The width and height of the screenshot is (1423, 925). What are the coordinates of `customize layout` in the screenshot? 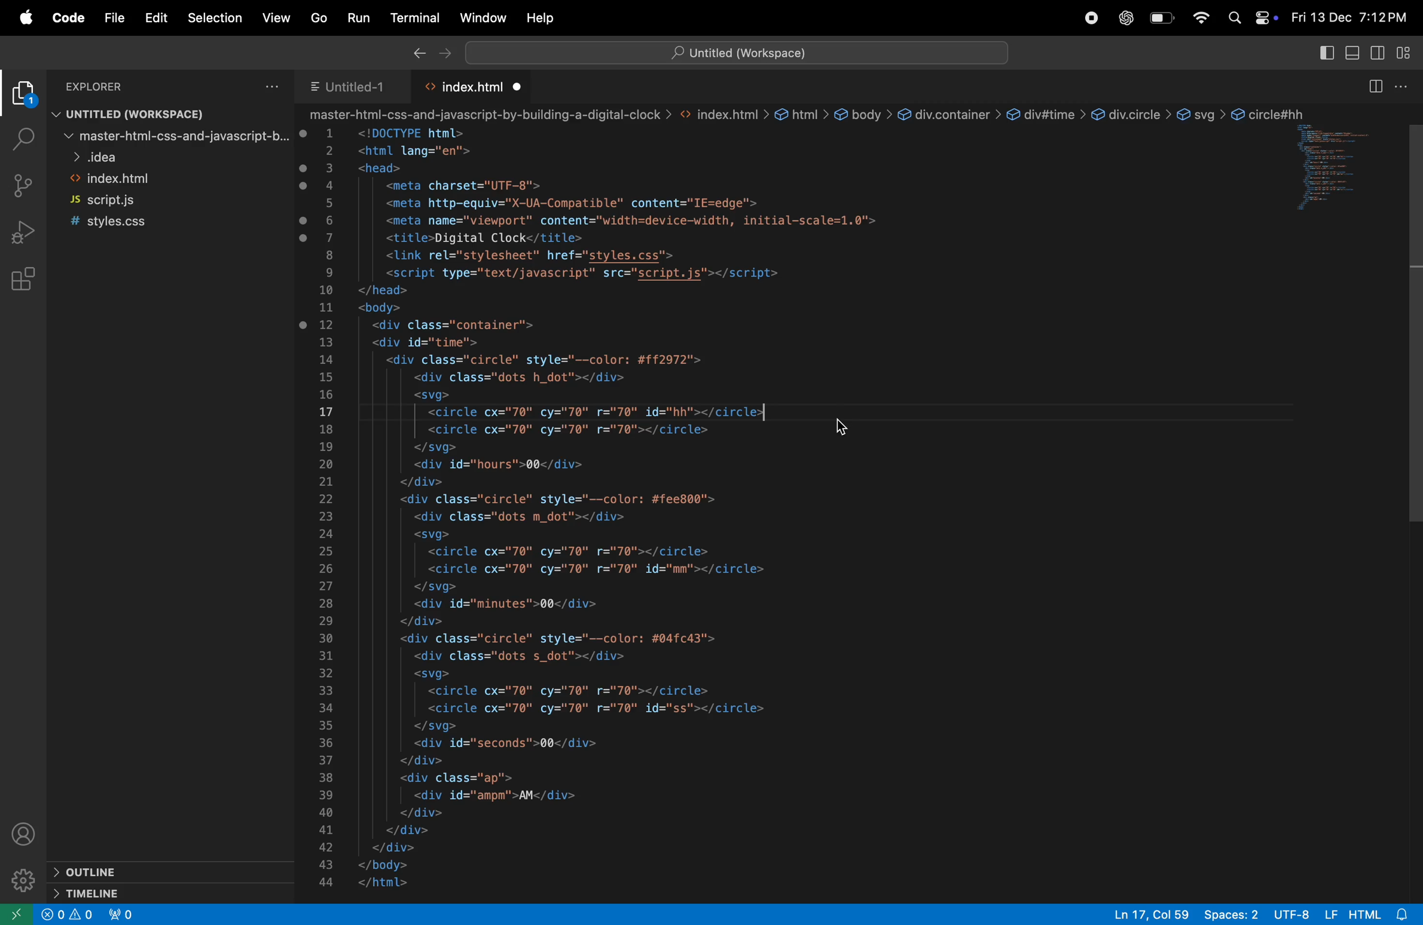 It's located at (1409, 56).